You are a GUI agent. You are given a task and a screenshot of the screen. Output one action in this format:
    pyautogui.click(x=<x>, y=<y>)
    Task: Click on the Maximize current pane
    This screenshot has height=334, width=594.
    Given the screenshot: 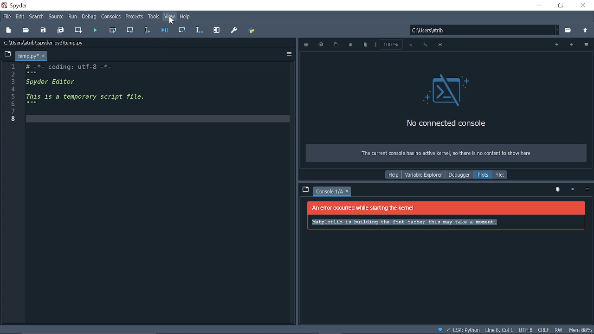 What is the action you would take?
    pyautogui.click(x=217, y=30)
    